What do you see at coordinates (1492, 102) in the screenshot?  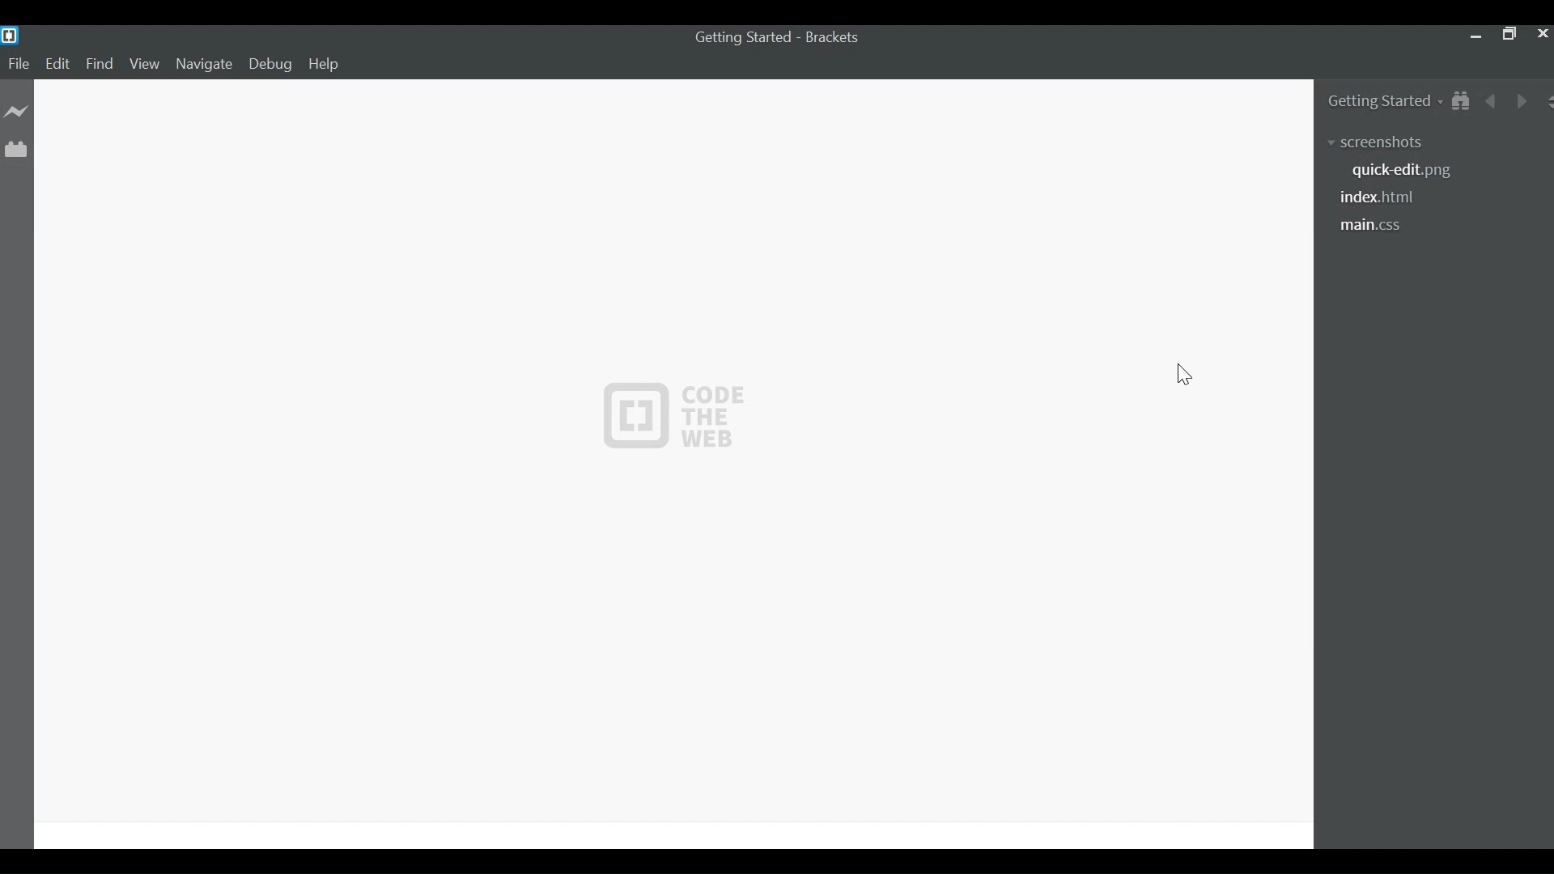 I see `Navigate Back` at bounding box center [1492, 102].